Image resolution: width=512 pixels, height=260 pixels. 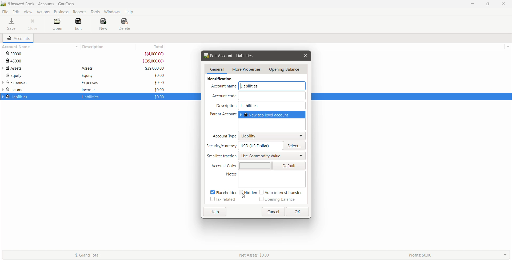 What do you see at coordinates (507, 45) in the screenshot?
I see `options` at bounding box center [507, 45].